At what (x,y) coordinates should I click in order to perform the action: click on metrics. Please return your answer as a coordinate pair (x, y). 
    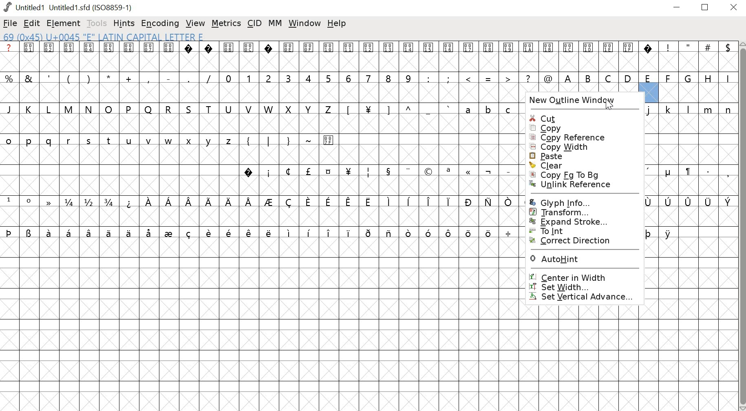
    Looking at the image, I should click on (226, 24).